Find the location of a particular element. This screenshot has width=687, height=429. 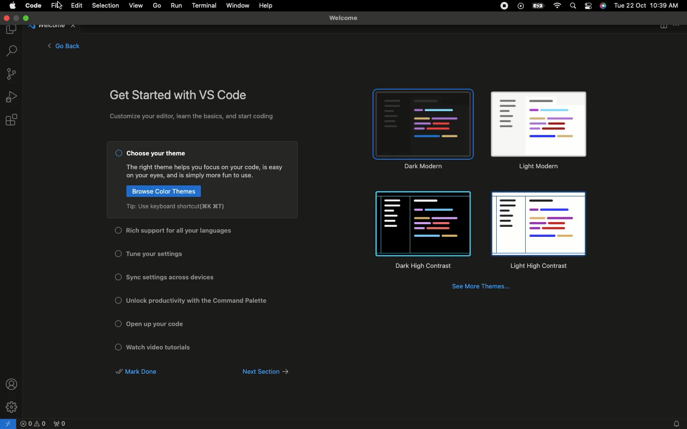

Mark done is located at coordinates (137, 372).